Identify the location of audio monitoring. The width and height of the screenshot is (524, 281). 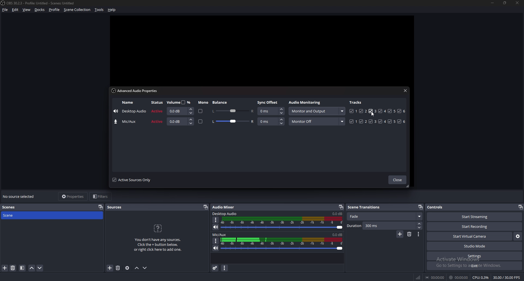
(316, 111).